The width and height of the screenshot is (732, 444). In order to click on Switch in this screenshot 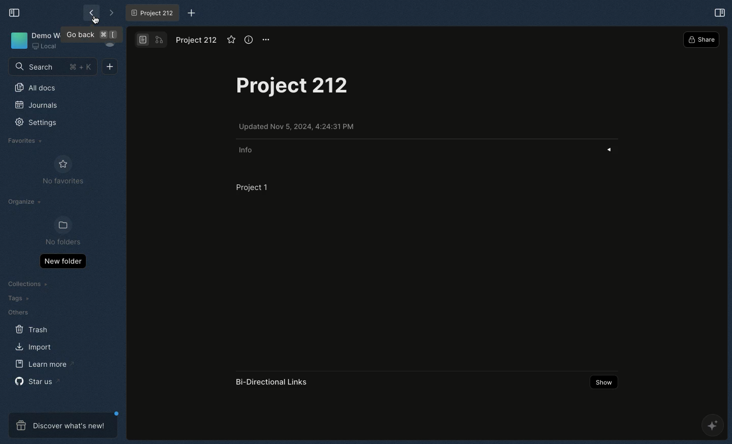, I will do `click(152, 40)`.